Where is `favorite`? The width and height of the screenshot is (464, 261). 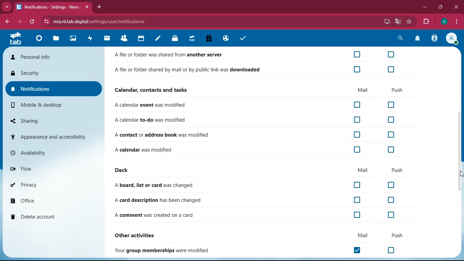 favorite is located at coordinates (409, 22).